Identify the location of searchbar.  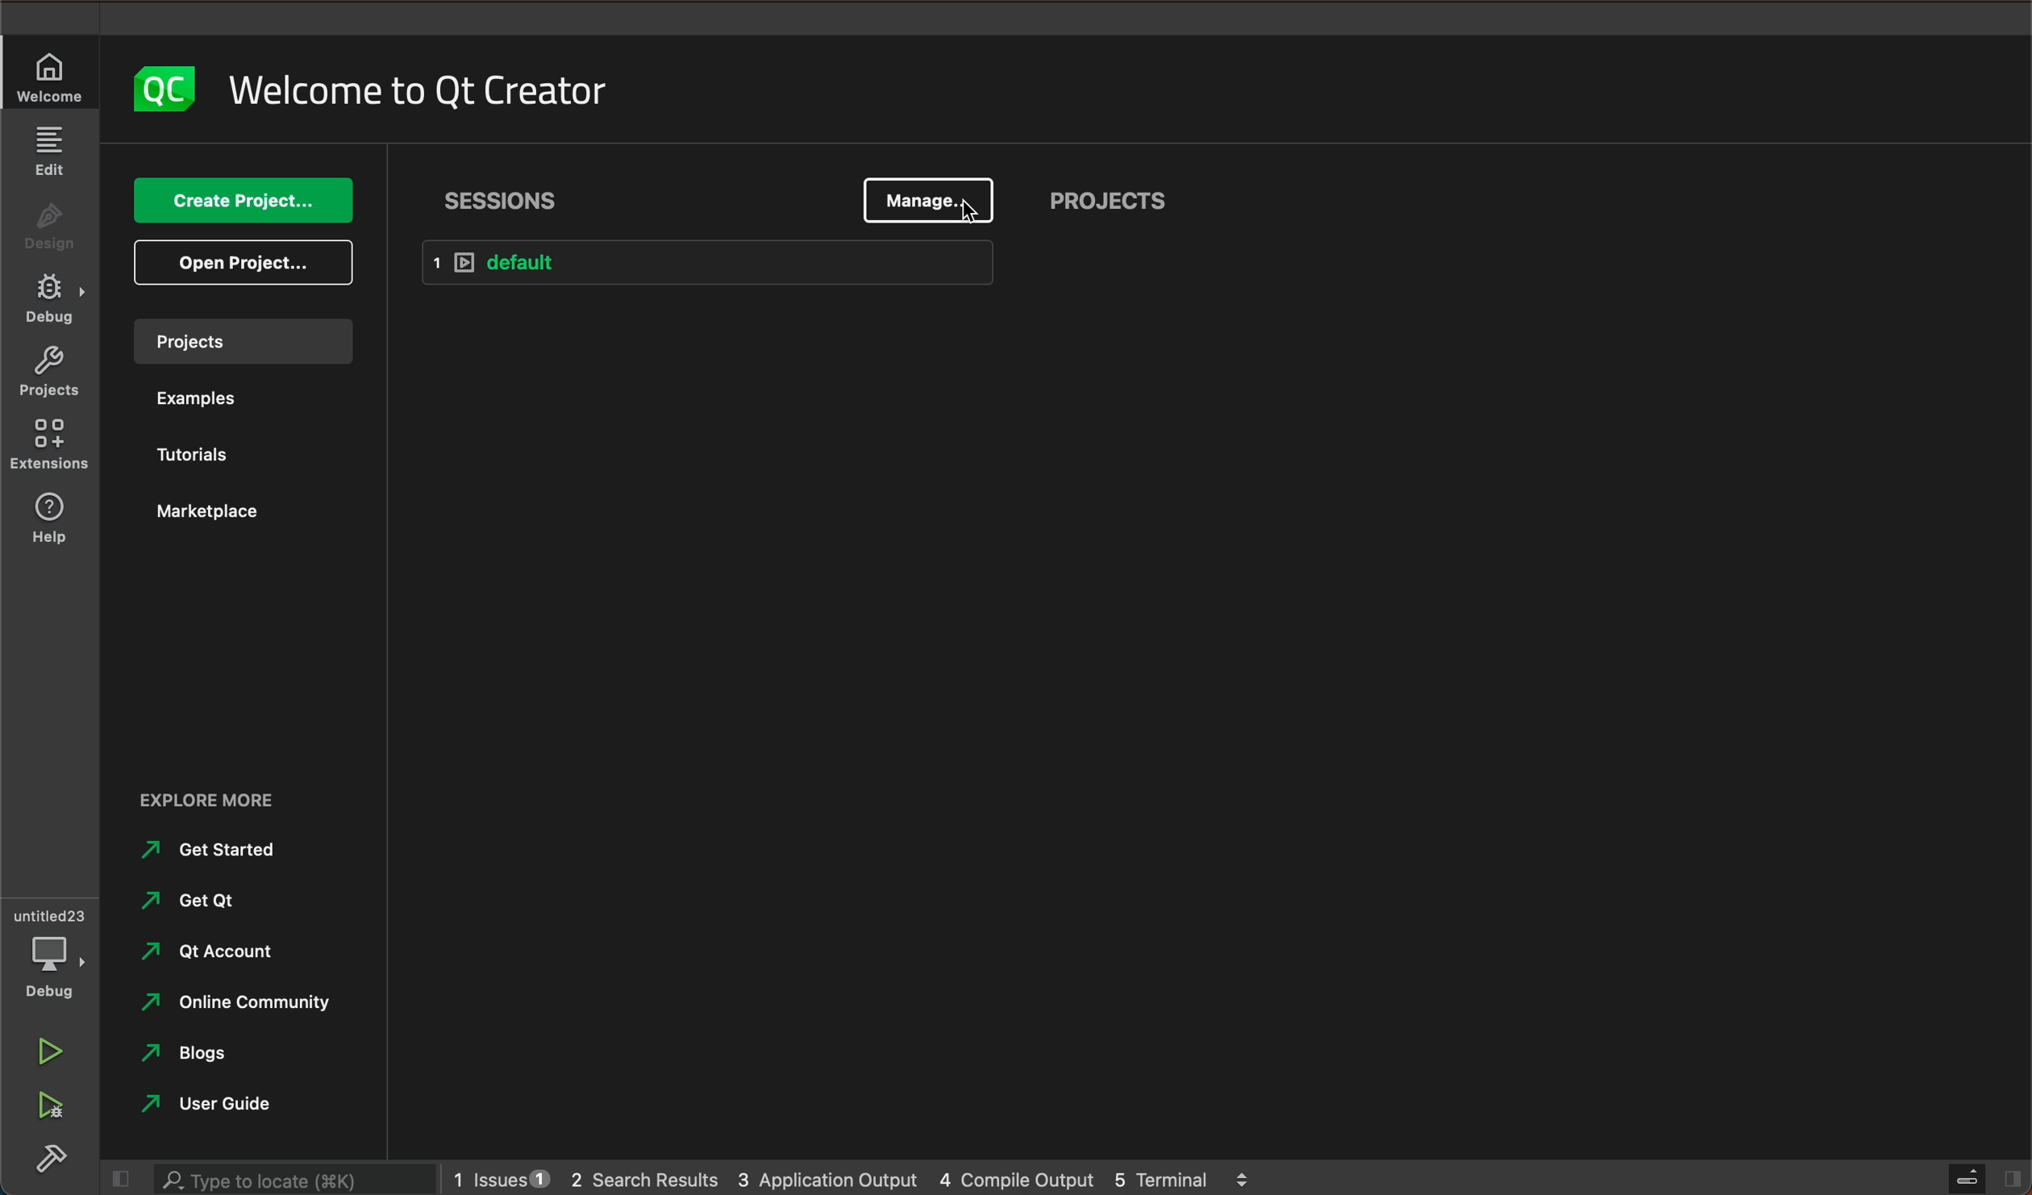
(289, 1178).